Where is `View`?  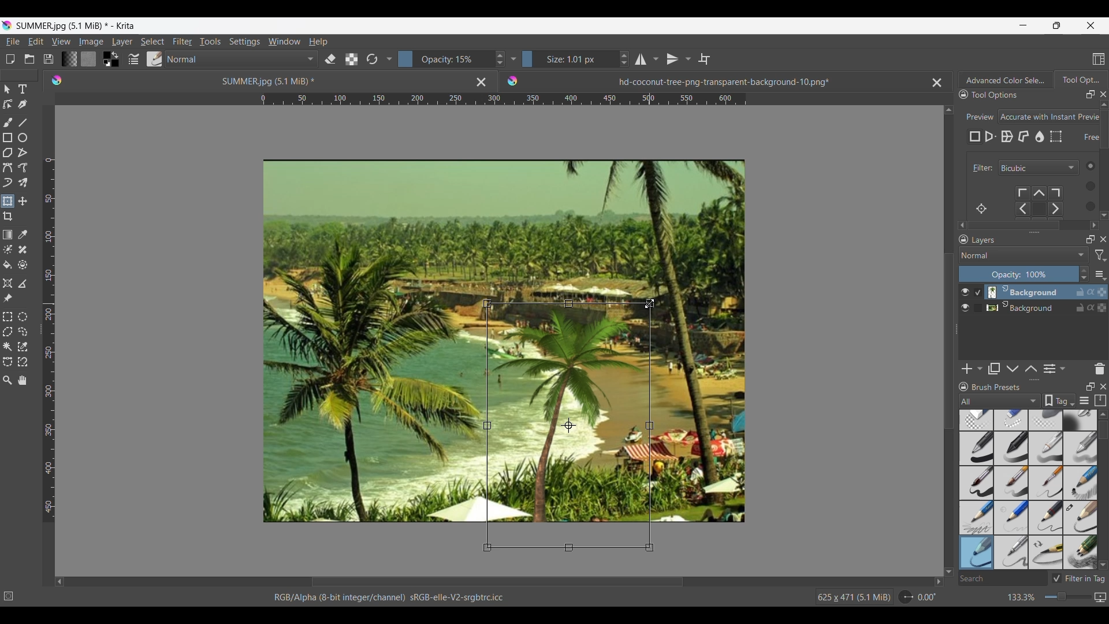
View is located at coordinates (61, 42).